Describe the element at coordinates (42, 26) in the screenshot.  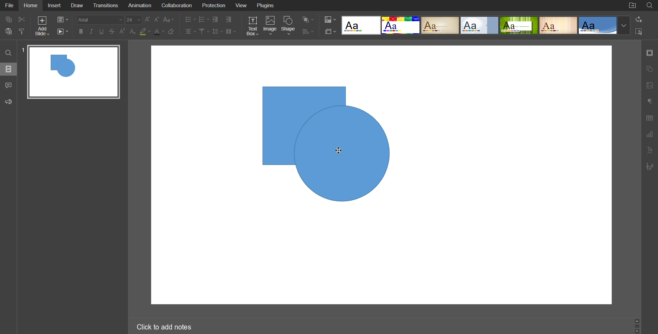
I see `Add Slide` at that location.